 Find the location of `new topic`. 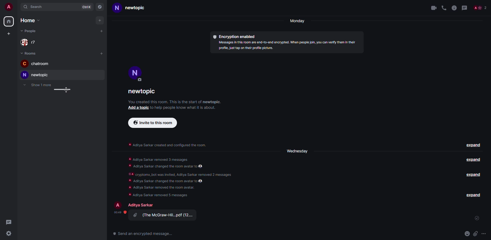

new topic is located at coordinates (35, 75).